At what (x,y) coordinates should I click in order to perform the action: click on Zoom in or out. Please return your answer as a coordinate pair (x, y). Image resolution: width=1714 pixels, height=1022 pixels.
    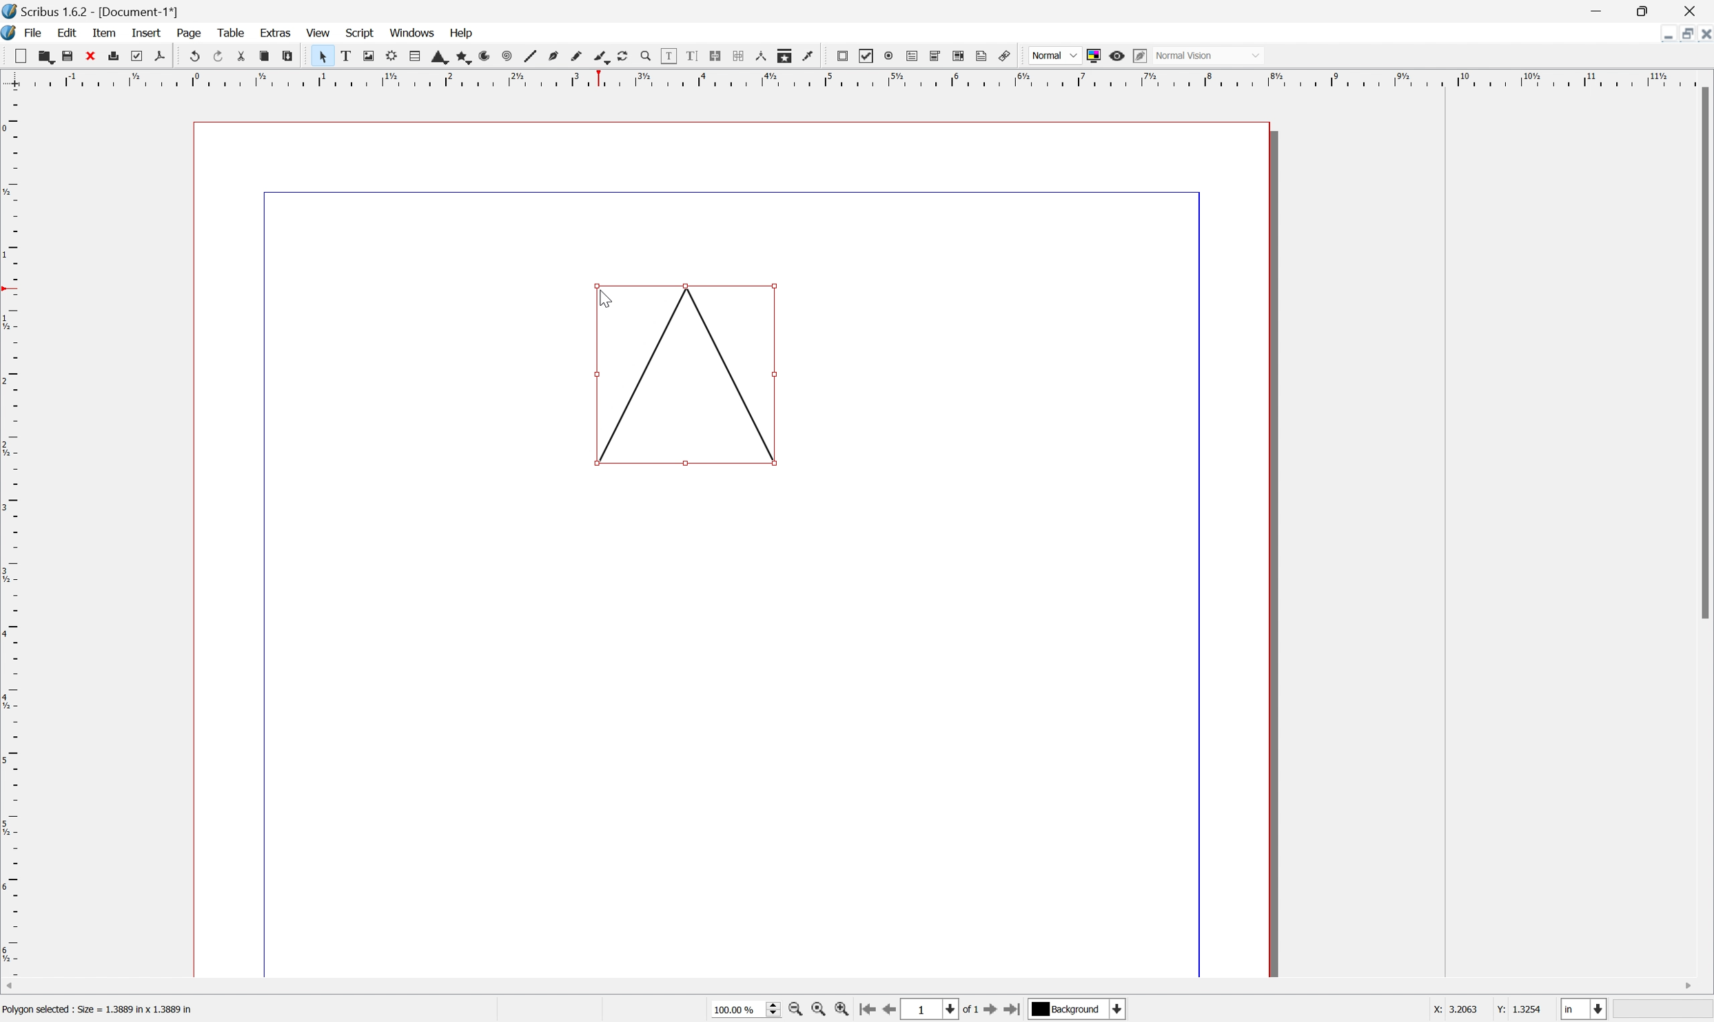
    Looking at the image, I should click on (644, 55).